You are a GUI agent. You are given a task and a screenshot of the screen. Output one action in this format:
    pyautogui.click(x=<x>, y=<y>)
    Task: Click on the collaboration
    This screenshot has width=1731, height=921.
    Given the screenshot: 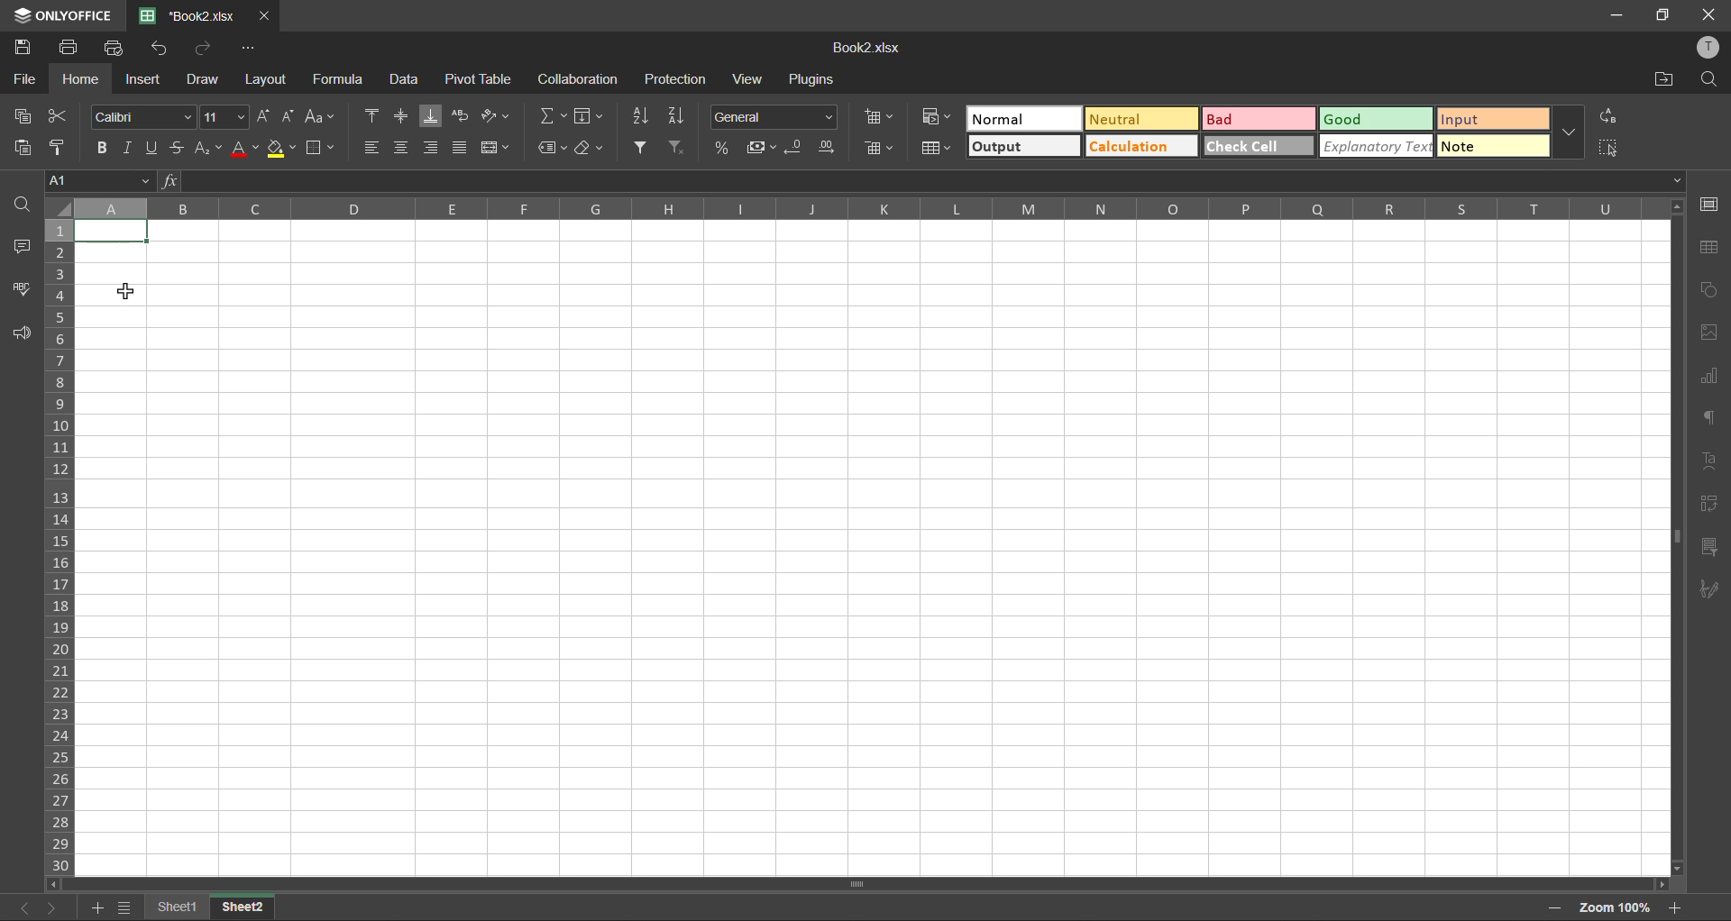 What is the action you would take?
    pyautogui.click(x=578, y=82)
    